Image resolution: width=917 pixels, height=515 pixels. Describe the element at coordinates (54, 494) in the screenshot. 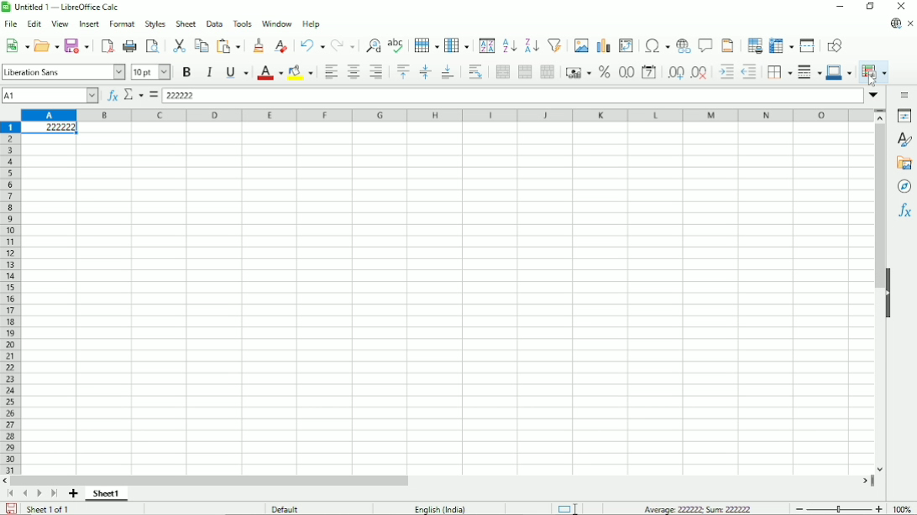

I see `Scroll to last sheet` at that location.